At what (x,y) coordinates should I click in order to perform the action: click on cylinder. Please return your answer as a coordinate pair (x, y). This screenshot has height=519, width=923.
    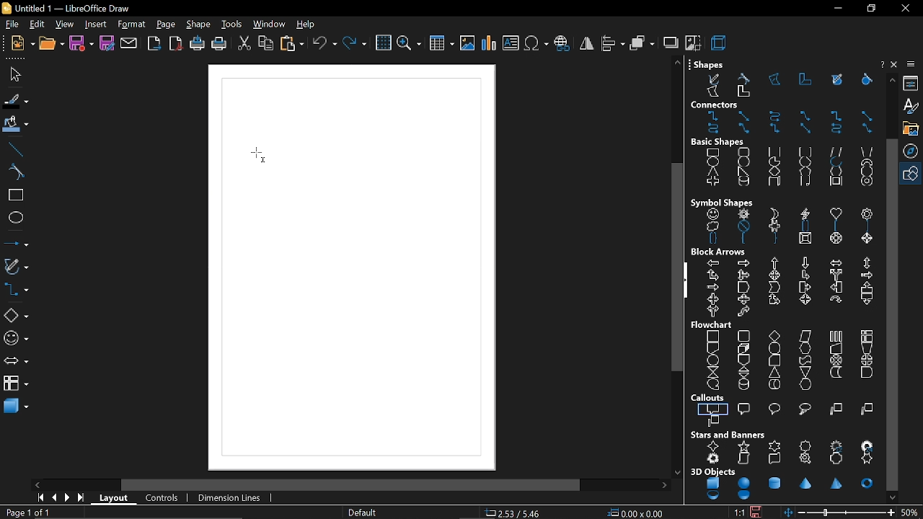
    Looking at the image, I should click on (741, 182).